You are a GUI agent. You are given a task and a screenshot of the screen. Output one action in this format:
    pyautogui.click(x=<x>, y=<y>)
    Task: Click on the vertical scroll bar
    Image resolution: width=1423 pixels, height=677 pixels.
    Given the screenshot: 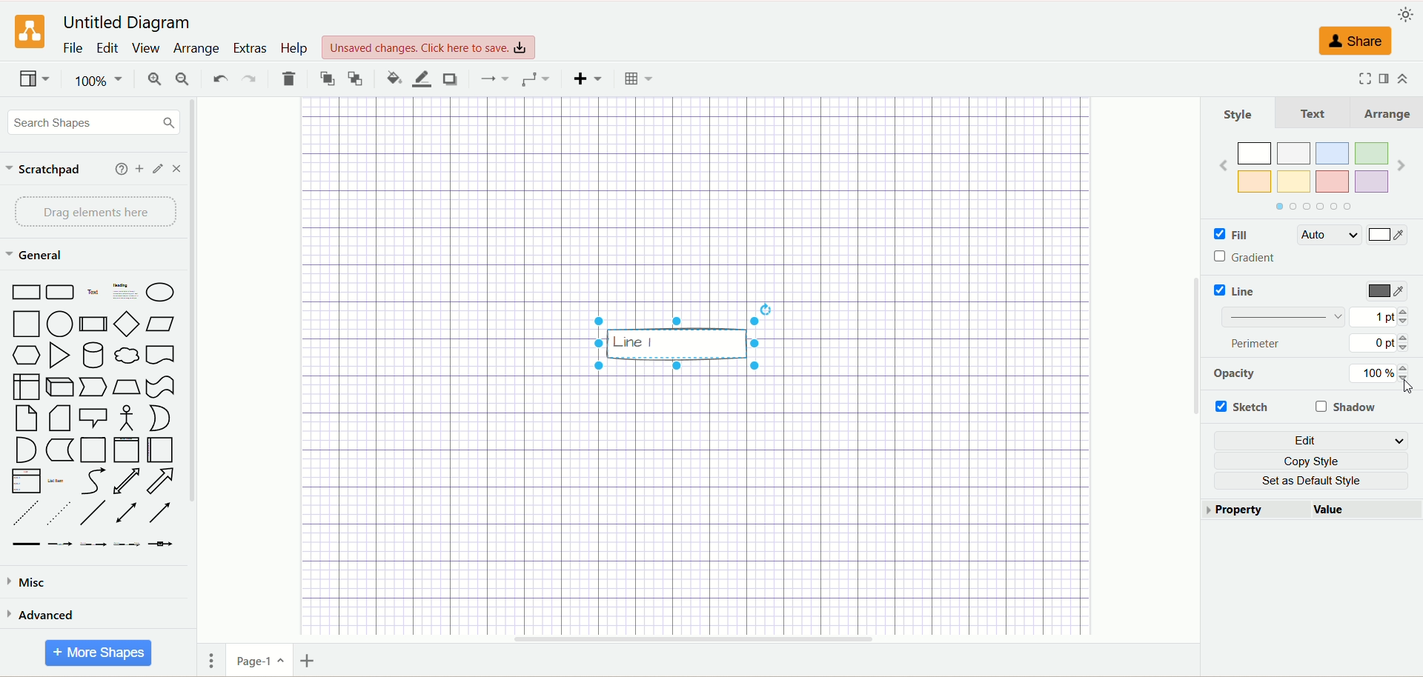 What is the action you would take?
    pyautogui.click(x=1190, y=370)
    